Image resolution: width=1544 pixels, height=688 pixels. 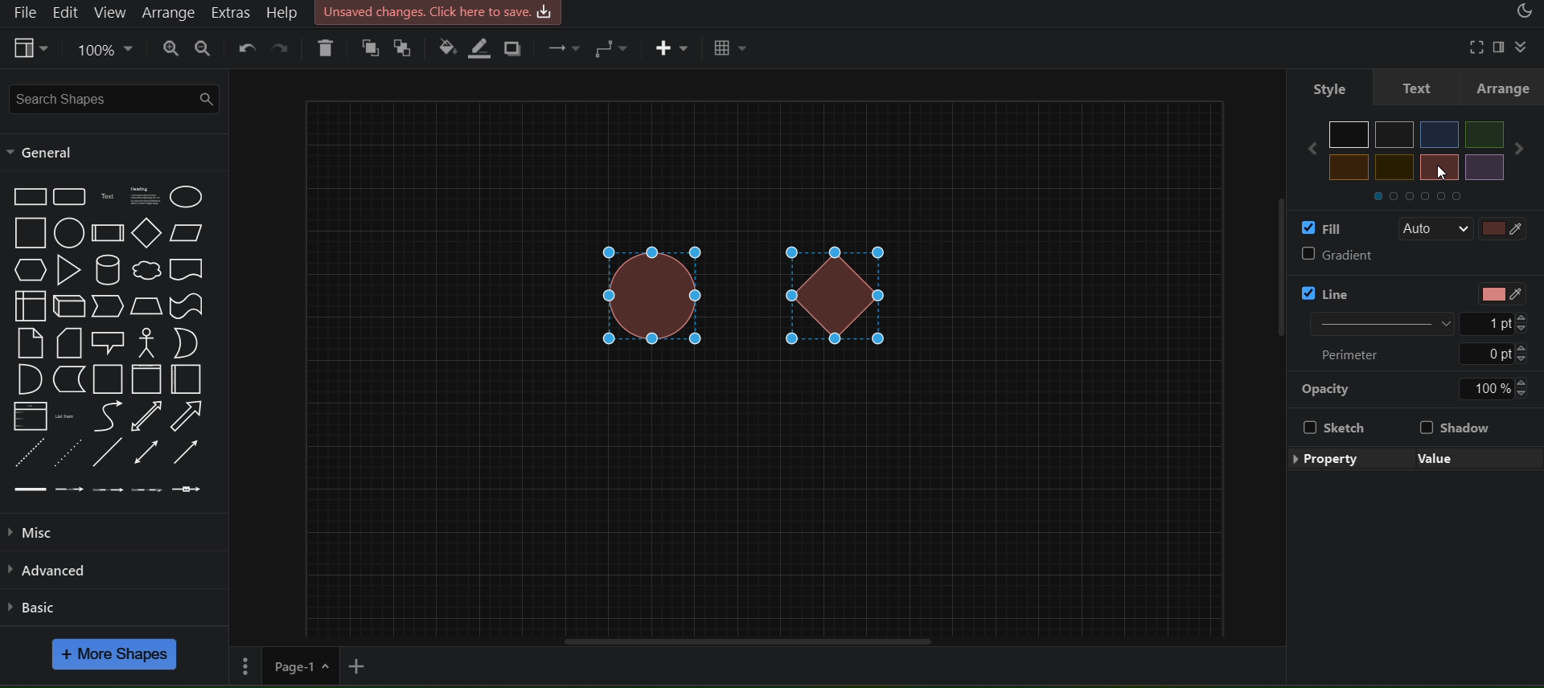 I want to click on help, so click(x=281, y=12).